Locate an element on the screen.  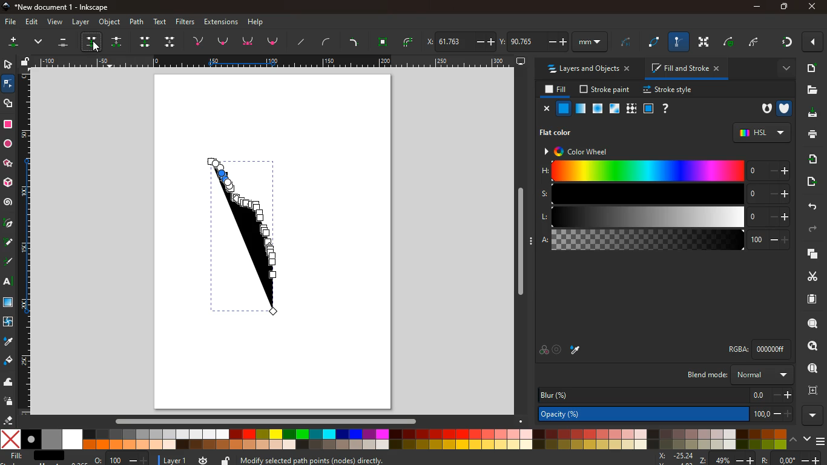
flat color is located at coordinates (560, 132).